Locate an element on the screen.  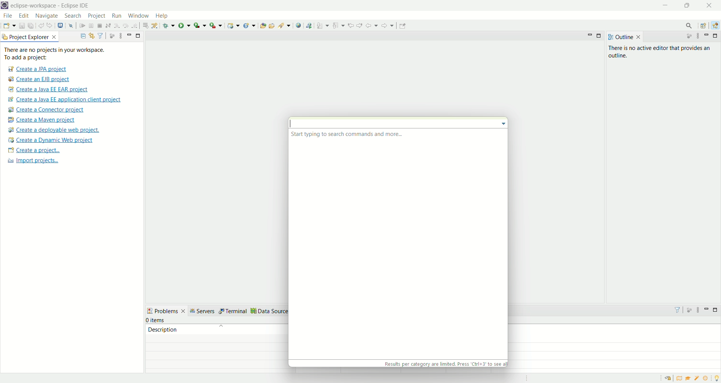
resume is located at coordinates (81, 26).